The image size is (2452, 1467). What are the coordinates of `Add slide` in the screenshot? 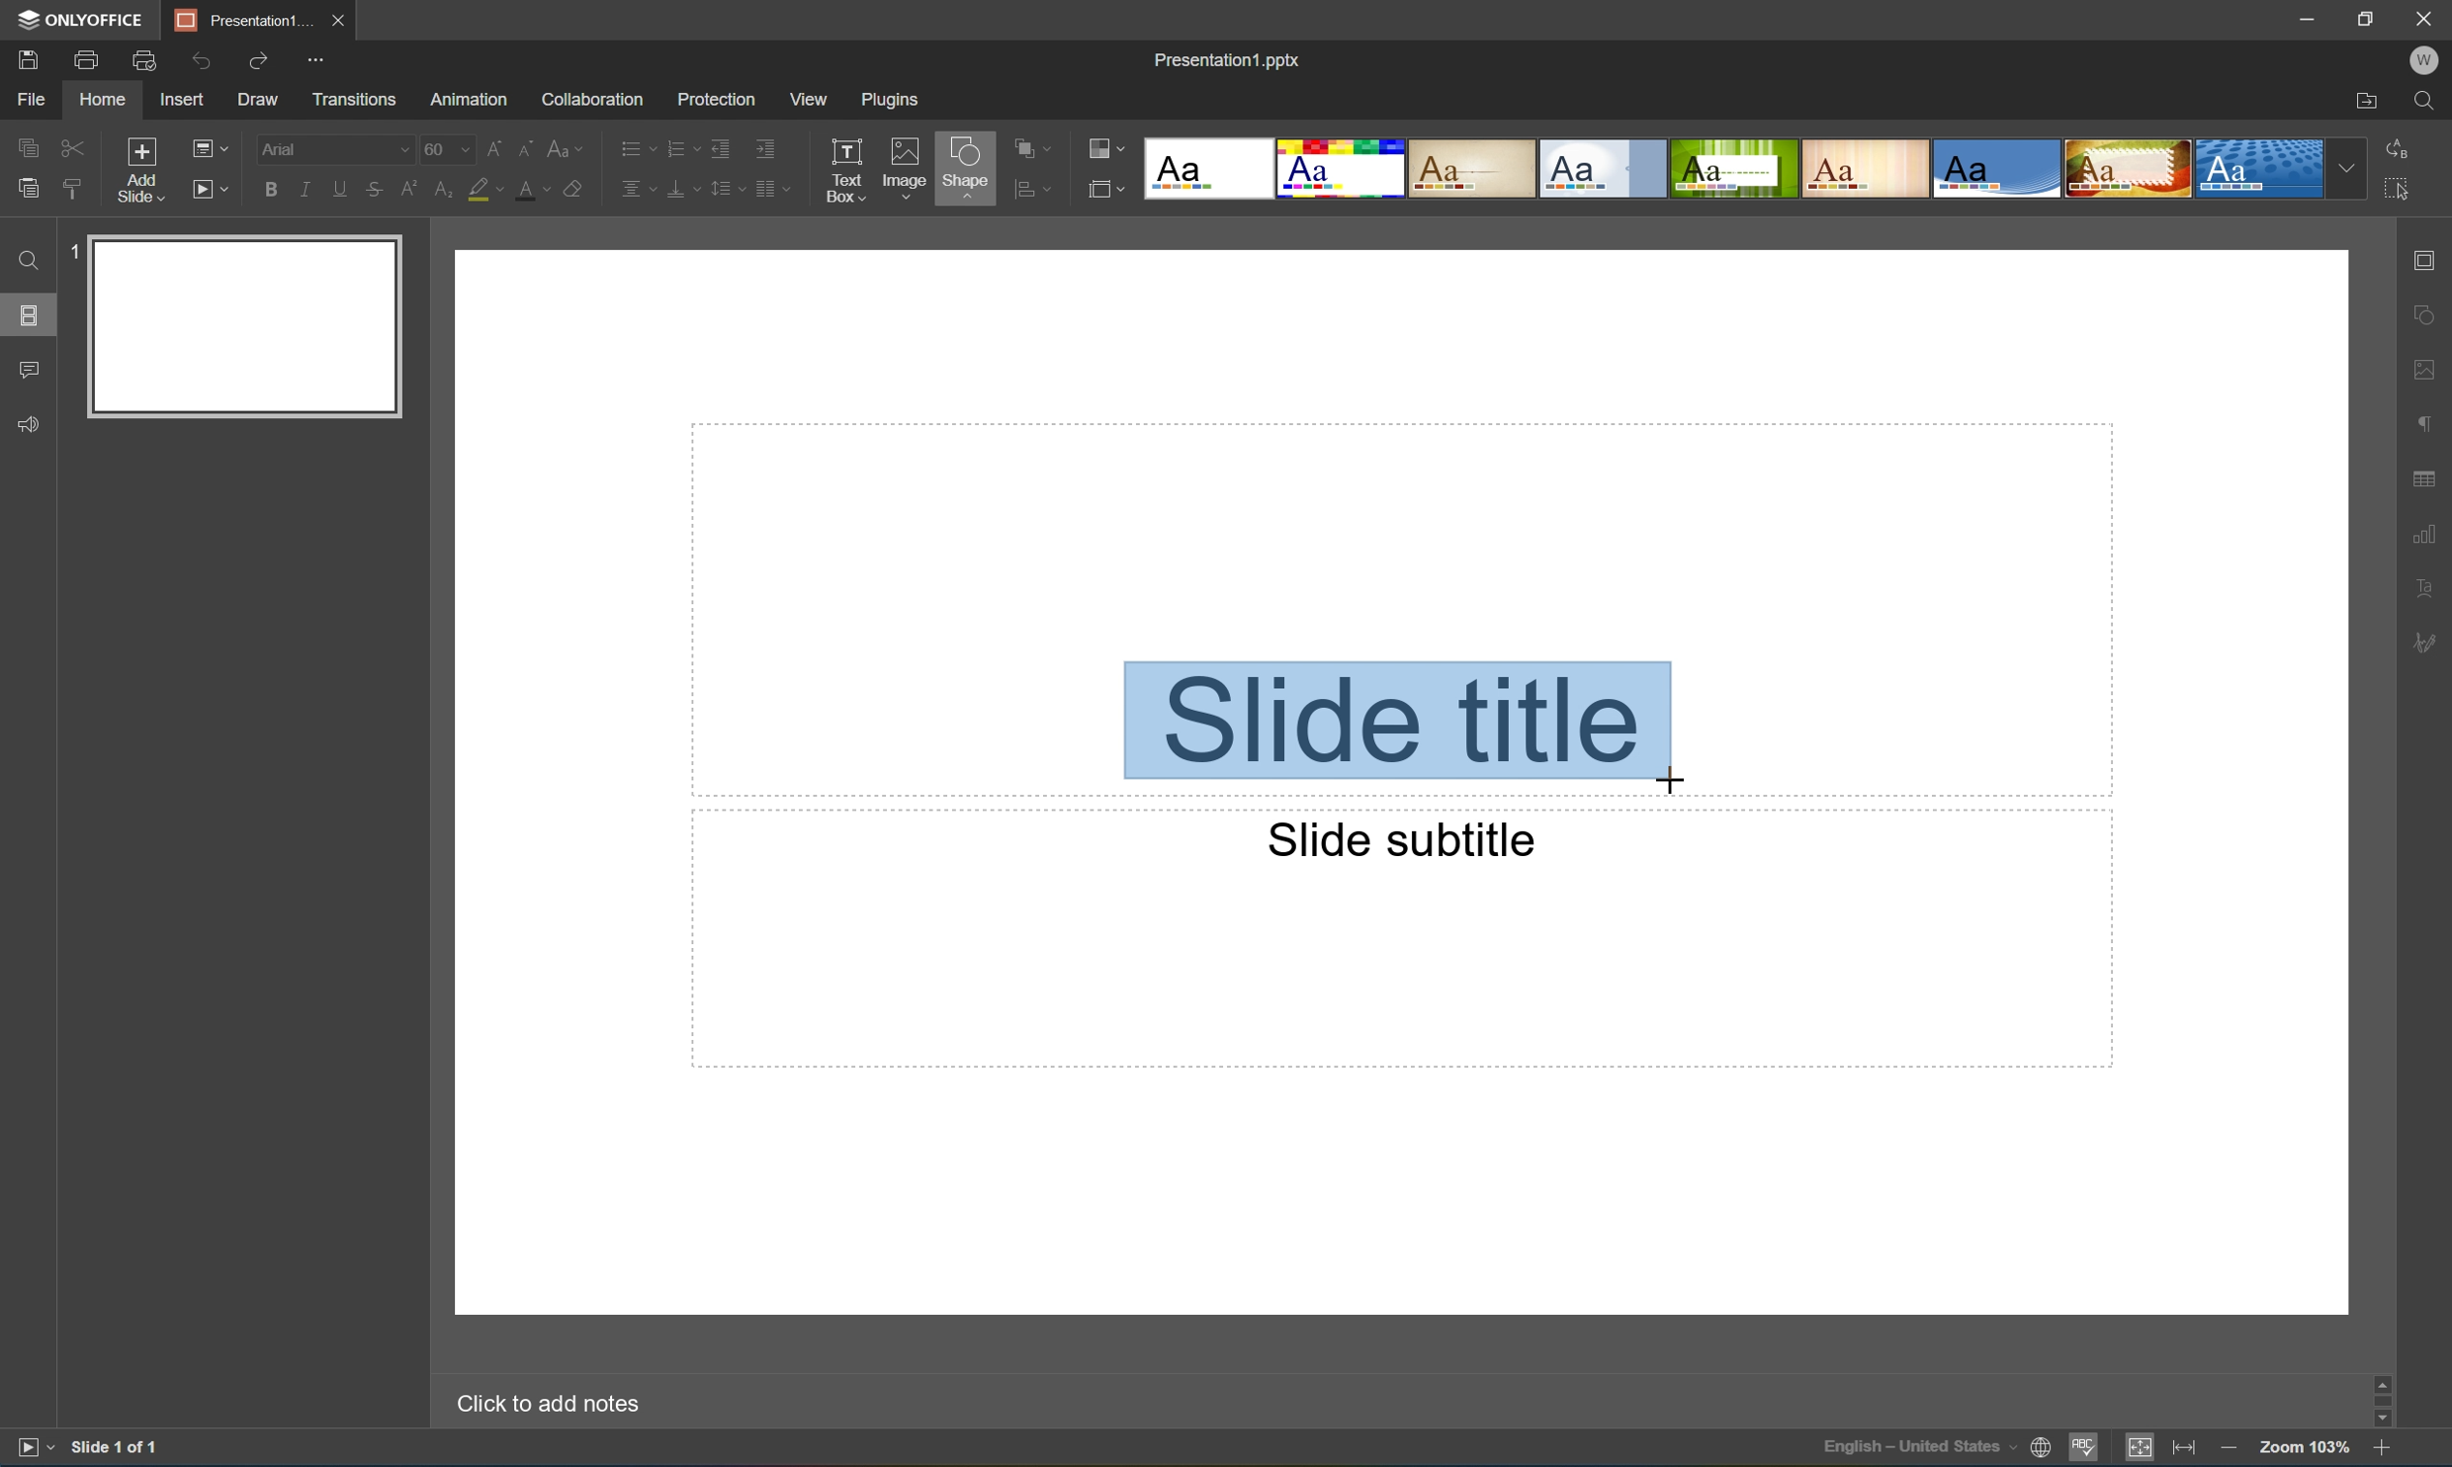 It's located at (136, 168).